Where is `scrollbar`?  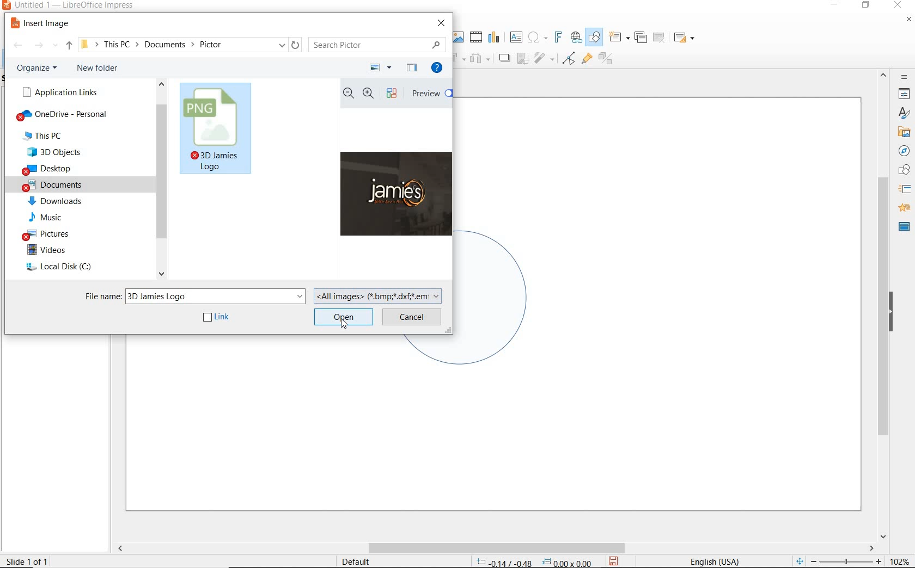 scrollbar is located at coordinates (495, 548).